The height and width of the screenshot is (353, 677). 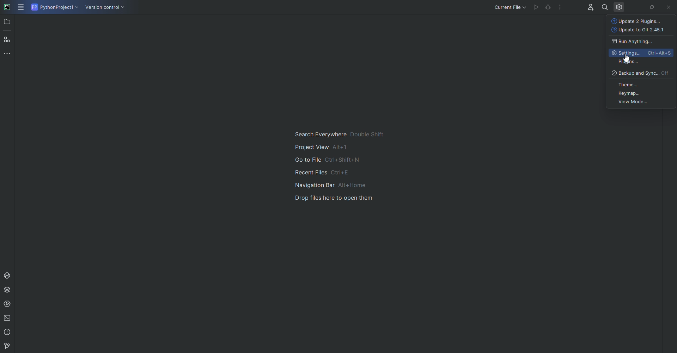 What do you see at coordinates (634, 7) in the screenshot?
I see `Minimize` at bounding box center [634, 7].